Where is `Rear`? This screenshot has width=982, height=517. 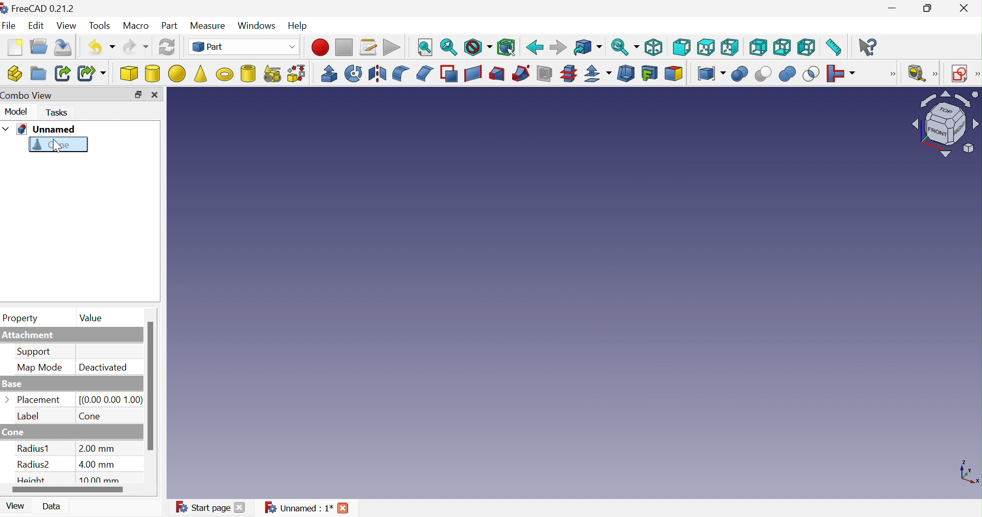 Rear is located at coordinates (758, 47).